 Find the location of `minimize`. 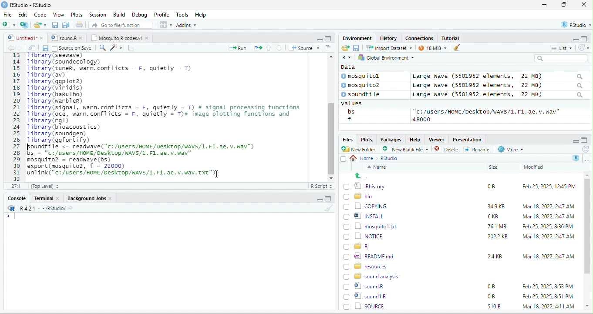

minimize is located at coordinates (319, 39).